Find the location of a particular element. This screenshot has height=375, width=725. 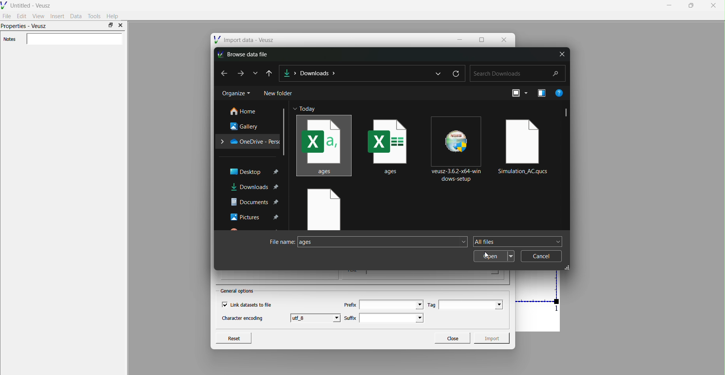

Edit is located at coordinates (22, 16).